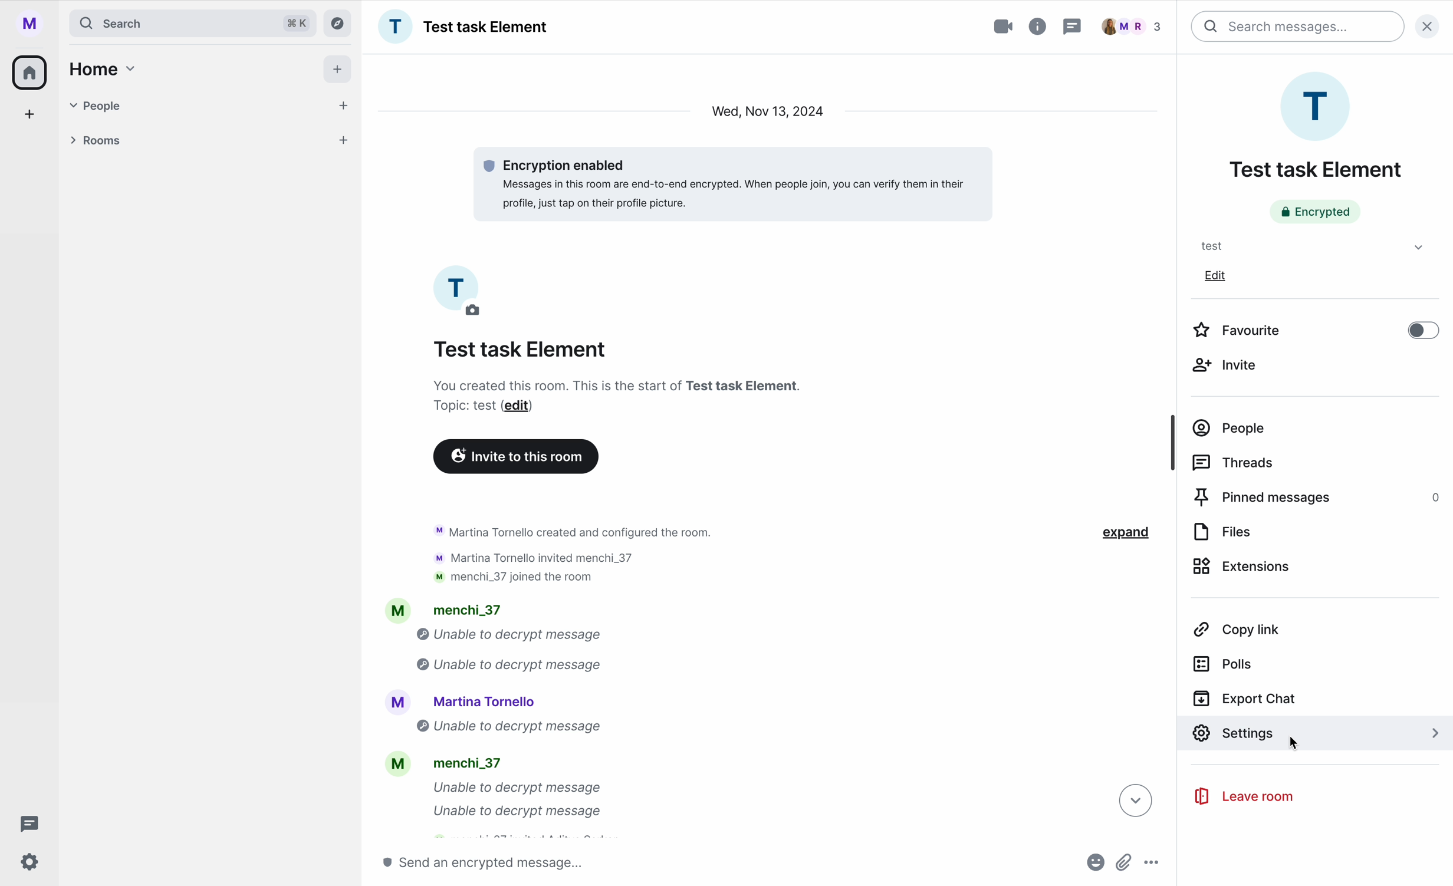 This screenshot has width=1453, height=886. Describe the element at coordinates (30, 863) in the screenshot. I see `settings` at that location.